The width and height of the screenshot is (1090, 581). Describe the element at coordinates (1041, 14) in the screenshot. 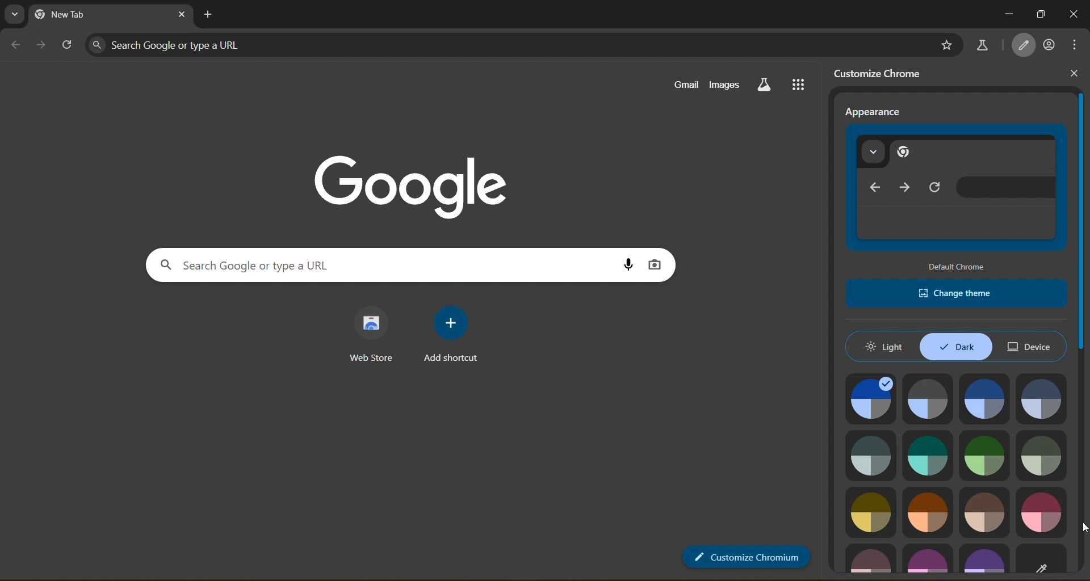

I see `maximize` at that location.